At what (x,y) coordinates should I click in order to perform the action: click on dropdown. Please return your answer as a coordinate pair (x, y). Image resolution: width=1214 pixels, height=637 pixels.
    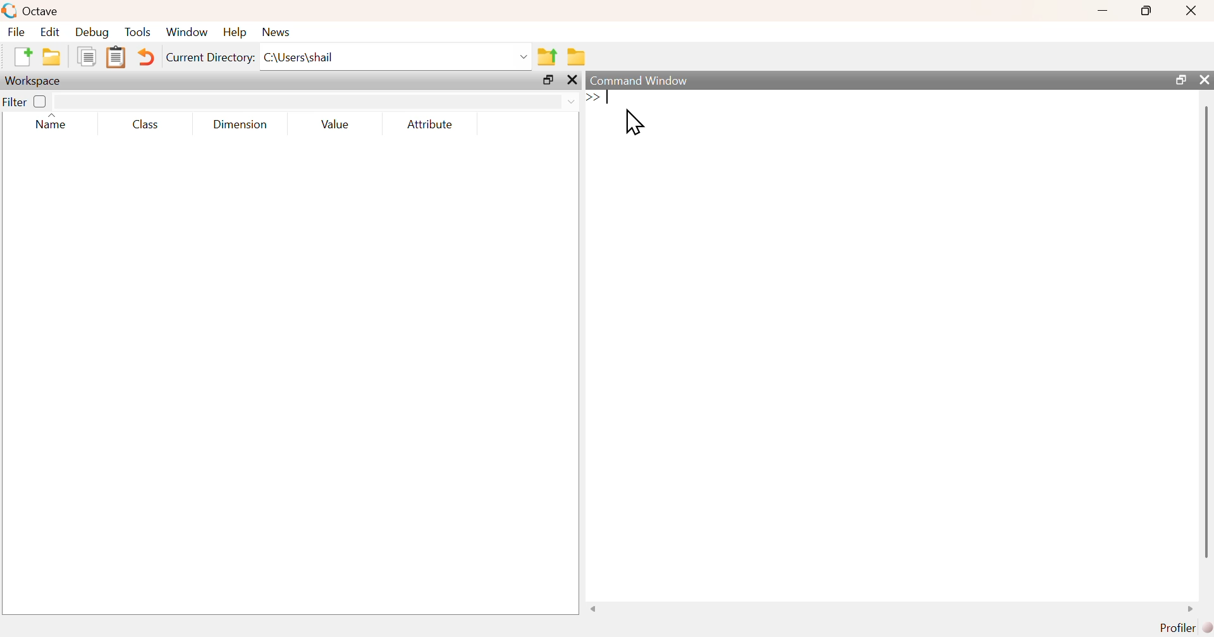
    Looking at the image, I should click on (570, 102).